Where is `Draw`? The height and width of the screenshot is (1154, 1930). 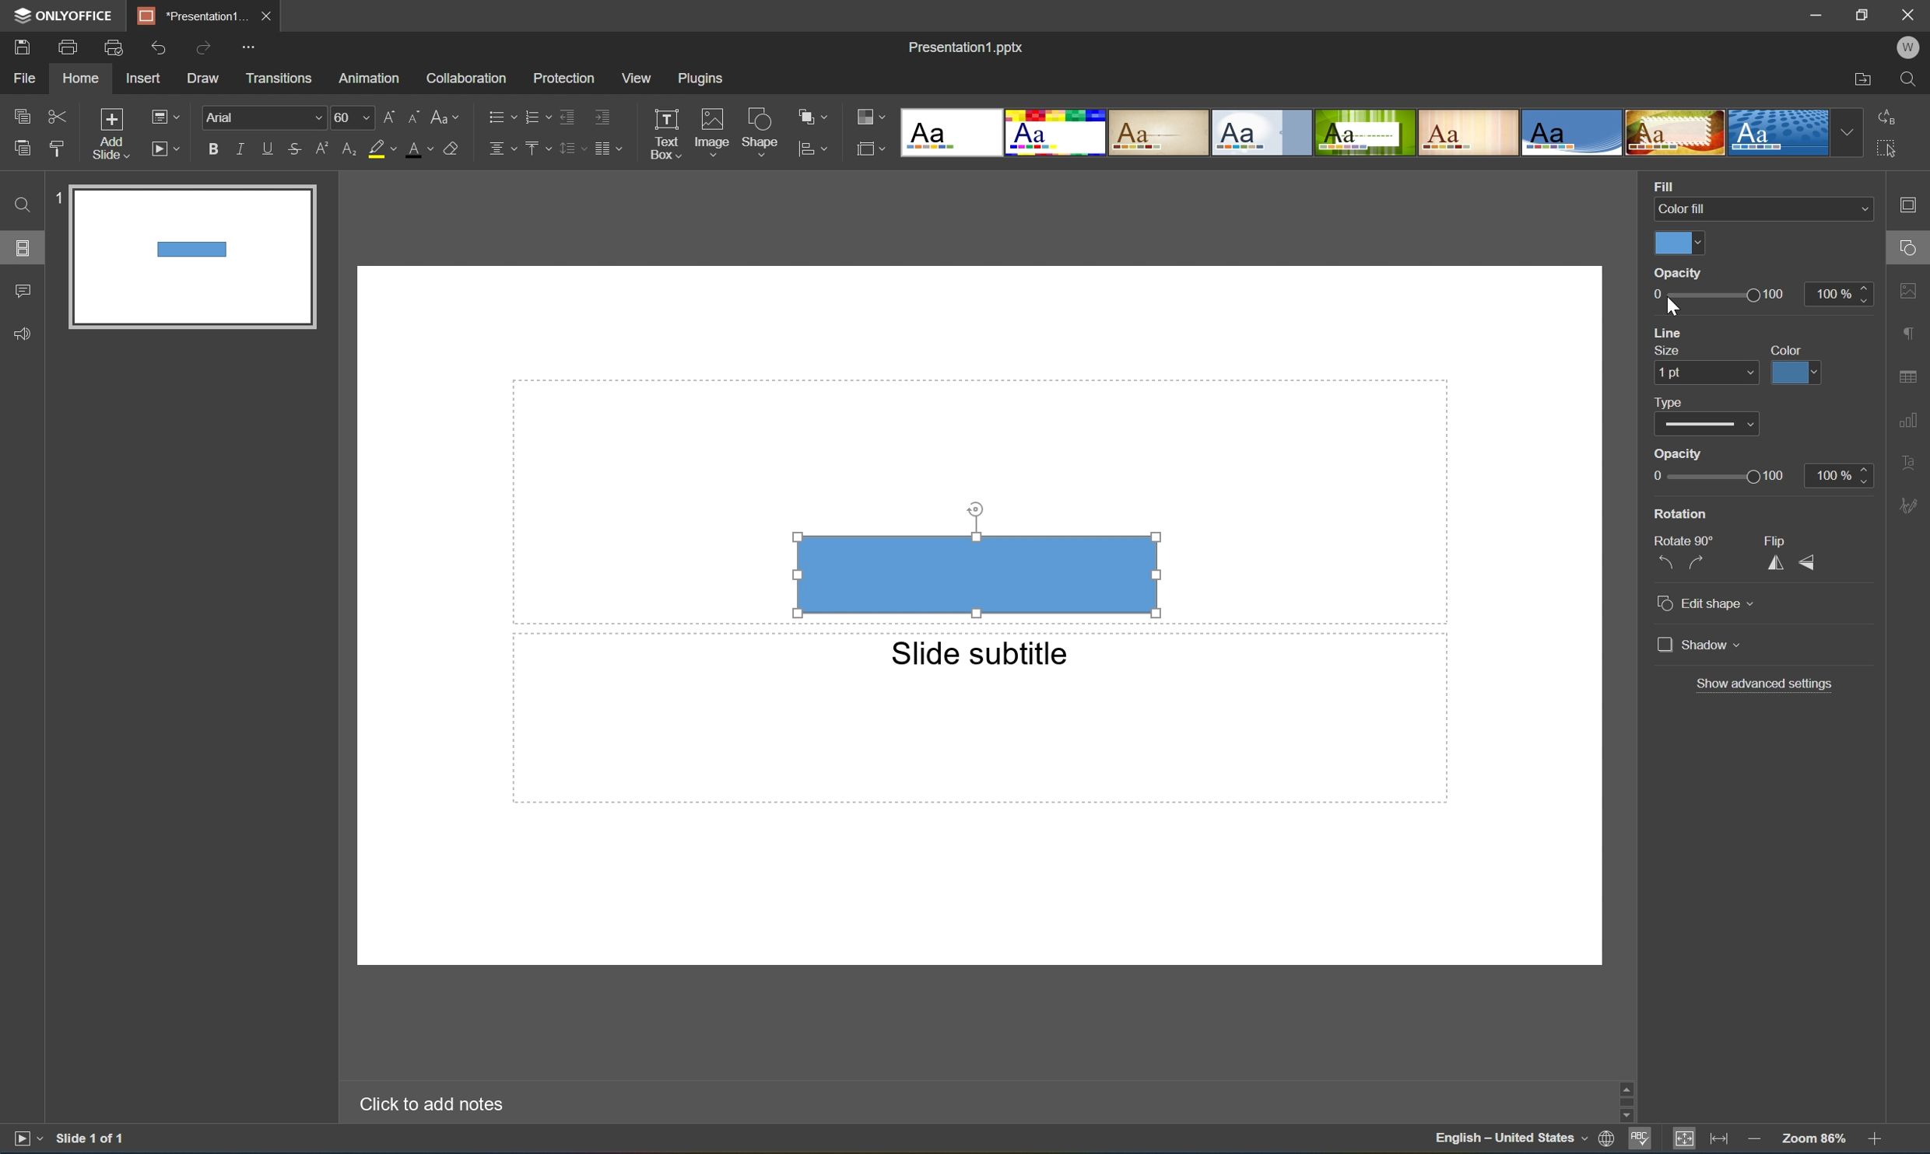
Draw is located at coordinates (205, 79).